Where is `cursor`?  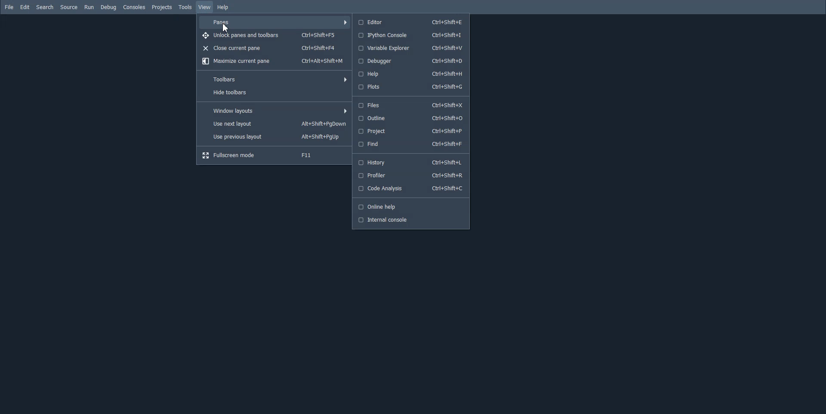
cursor is located at coordinates (227, 27).